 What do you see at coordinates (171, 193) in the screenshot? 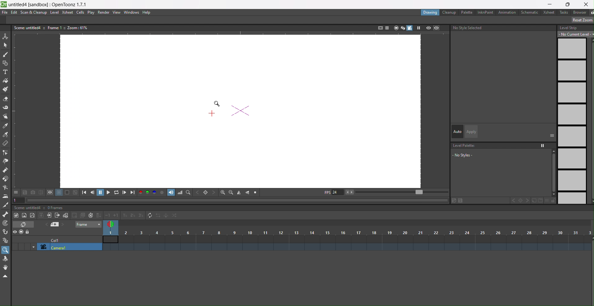
I see `audio` at bounding box center [171, 193].